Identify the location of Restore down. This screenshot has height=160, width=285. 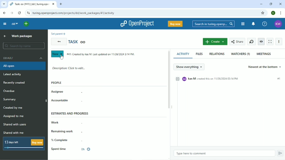
(271, 4).